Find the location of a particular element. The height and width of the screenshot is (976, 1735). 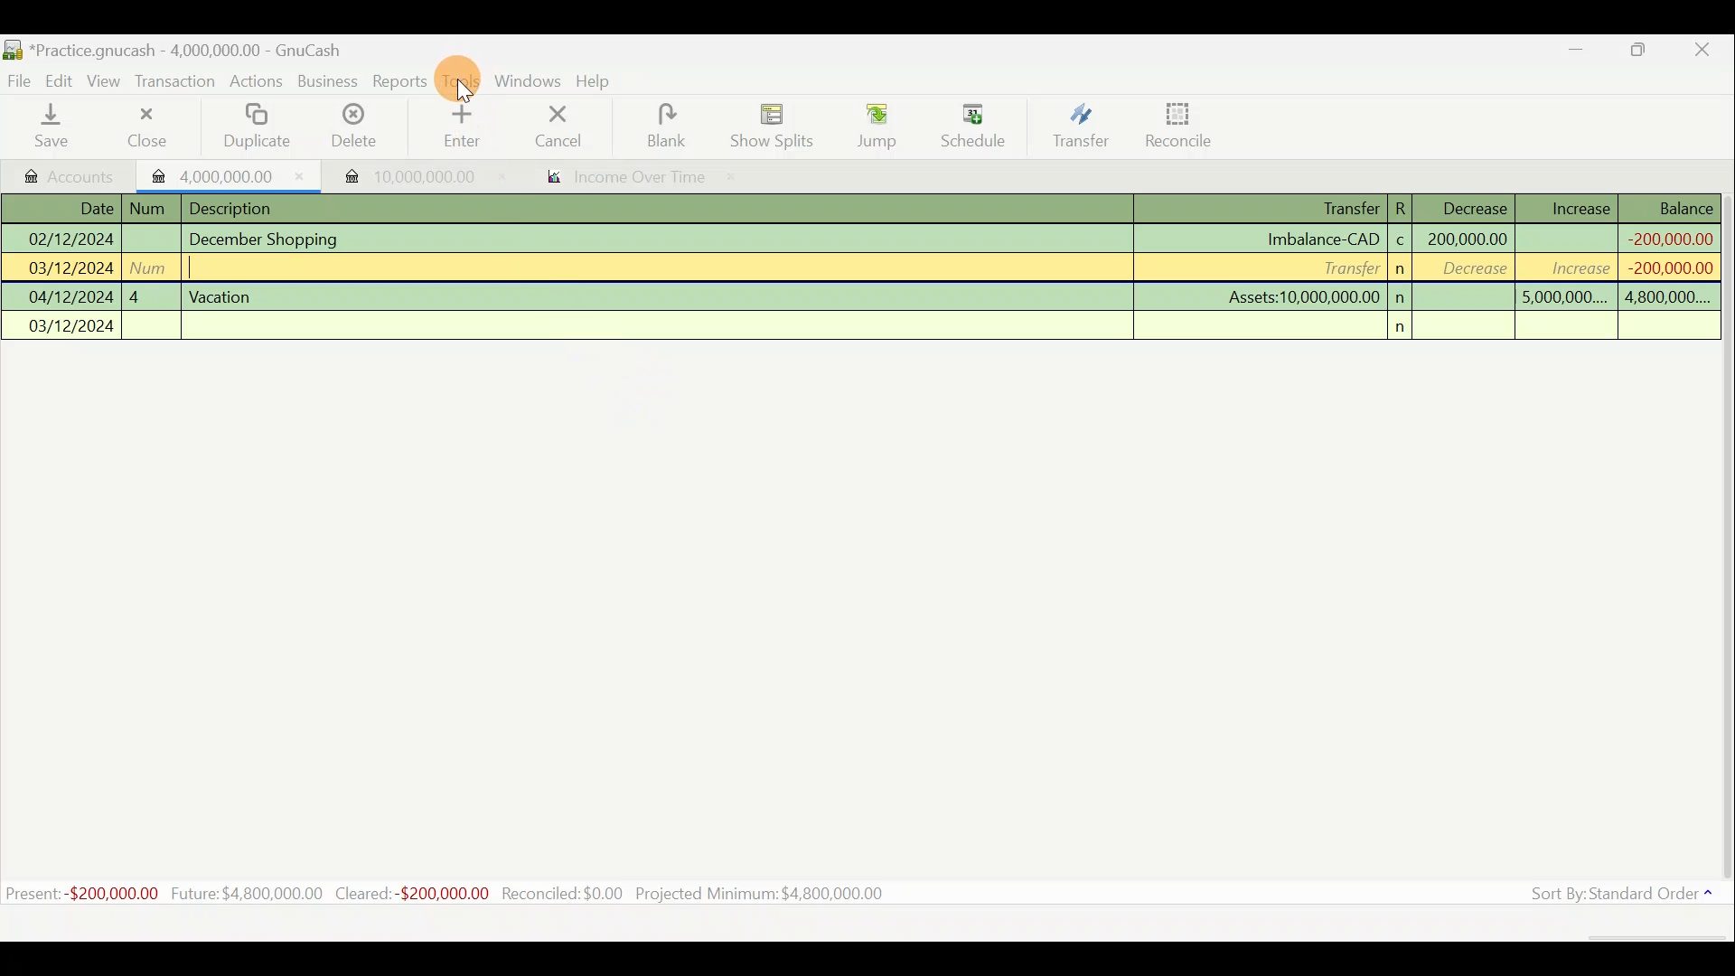

Document name is located at coordinates (173, 47).